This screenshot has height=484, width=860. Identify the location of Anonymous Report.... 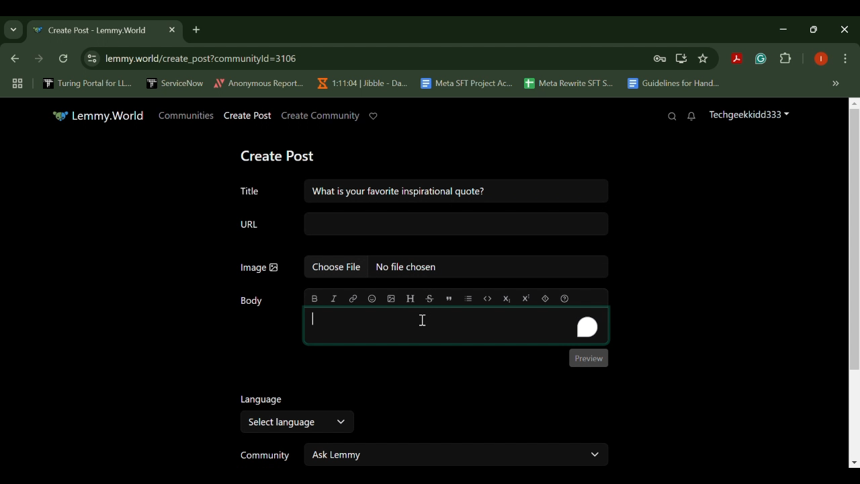
(259, 83).